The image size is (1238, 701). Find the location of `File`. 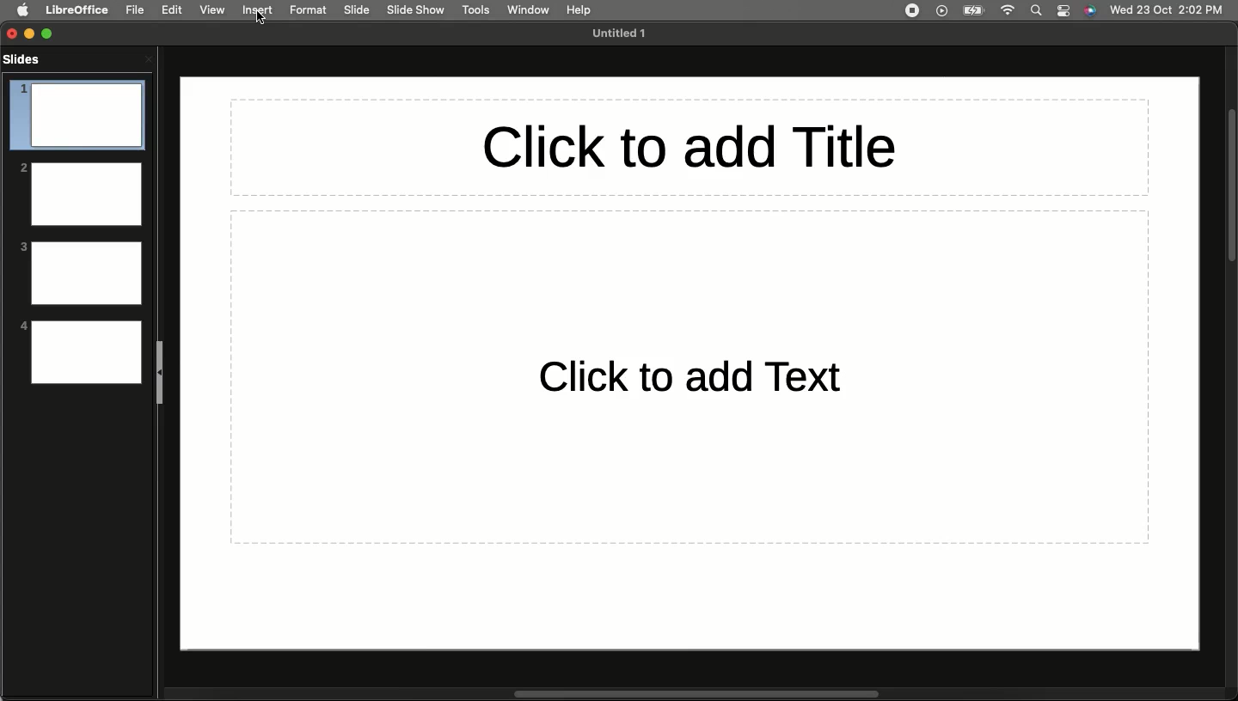

File is located at coordinates (135, 9).